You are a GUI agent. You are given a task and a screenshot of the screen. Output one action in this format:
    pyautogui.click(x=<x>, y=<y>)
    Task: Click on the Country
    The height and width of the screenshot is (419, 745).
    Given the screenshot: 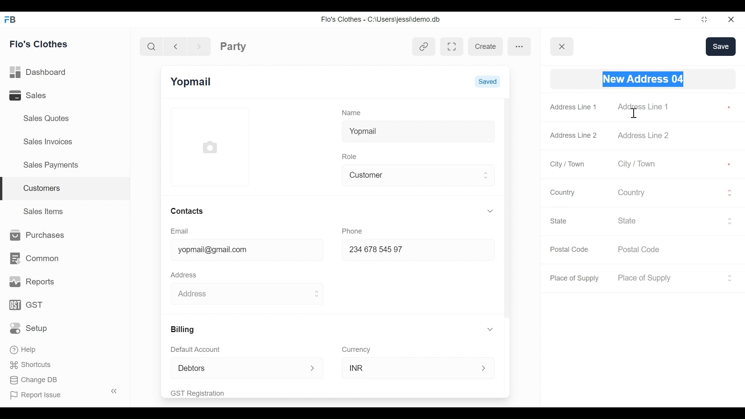 What is the action you would take?
    pyautogui.click(x=669, y=192)
    